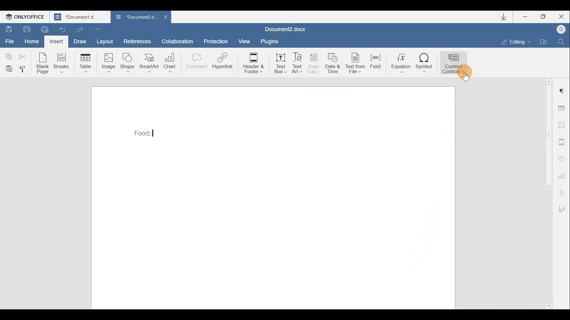  I want to click on Document1 d.., so click(81, 17).